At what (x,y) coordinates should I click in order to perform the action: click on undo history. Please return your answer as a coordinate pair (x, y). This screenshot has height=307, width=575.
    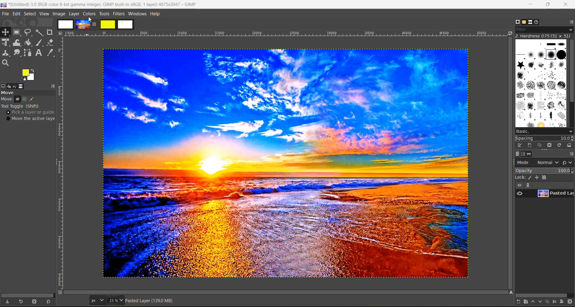
    Looking at the image, I should click on (14, 86).